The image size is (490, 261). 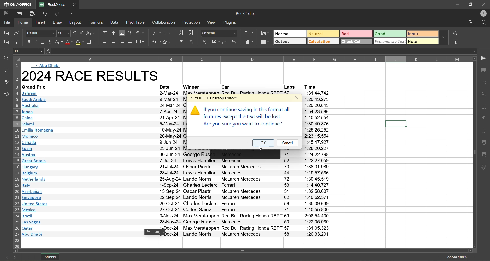 What do you see at coordinates (485, 168) in the screenshot?
I see `signature` at bounding box center [485, 168].